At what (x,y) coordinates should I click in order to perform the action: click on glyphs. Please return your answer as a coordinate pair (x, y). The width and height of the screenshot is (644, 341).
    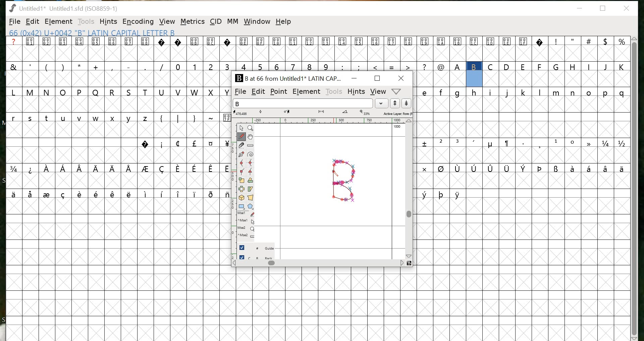
    Looking at the image, I should click on (523, 145).